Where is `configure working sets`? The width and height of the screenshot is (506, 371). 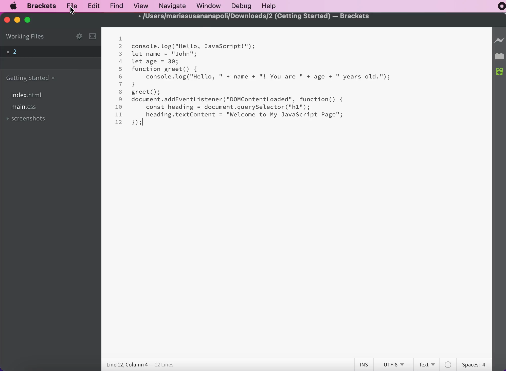 configure working sets is located at coordinates (75, 36).